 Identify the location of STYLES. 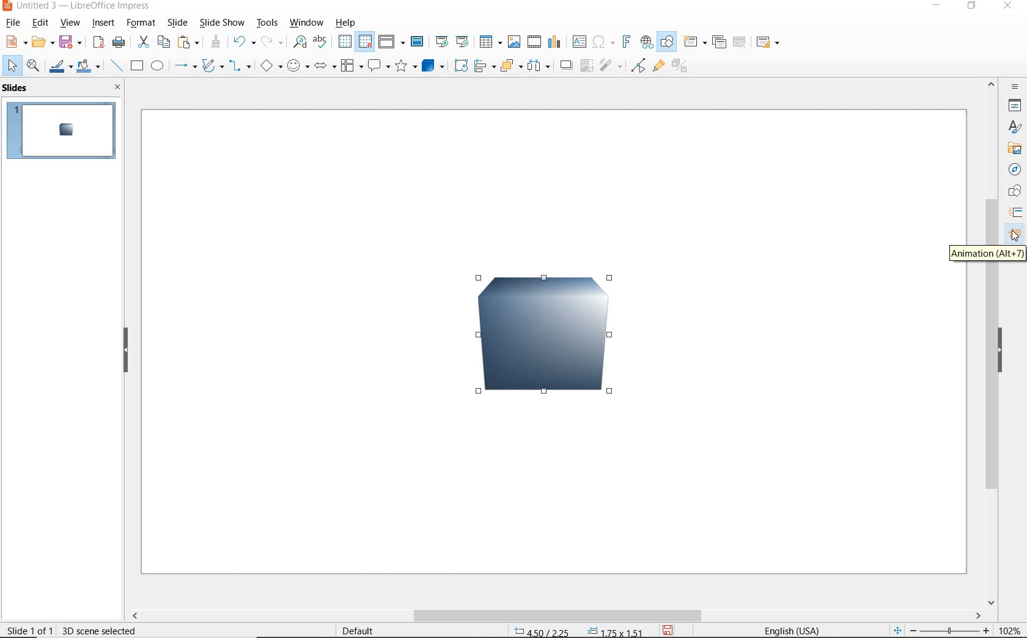
(1014, 127).